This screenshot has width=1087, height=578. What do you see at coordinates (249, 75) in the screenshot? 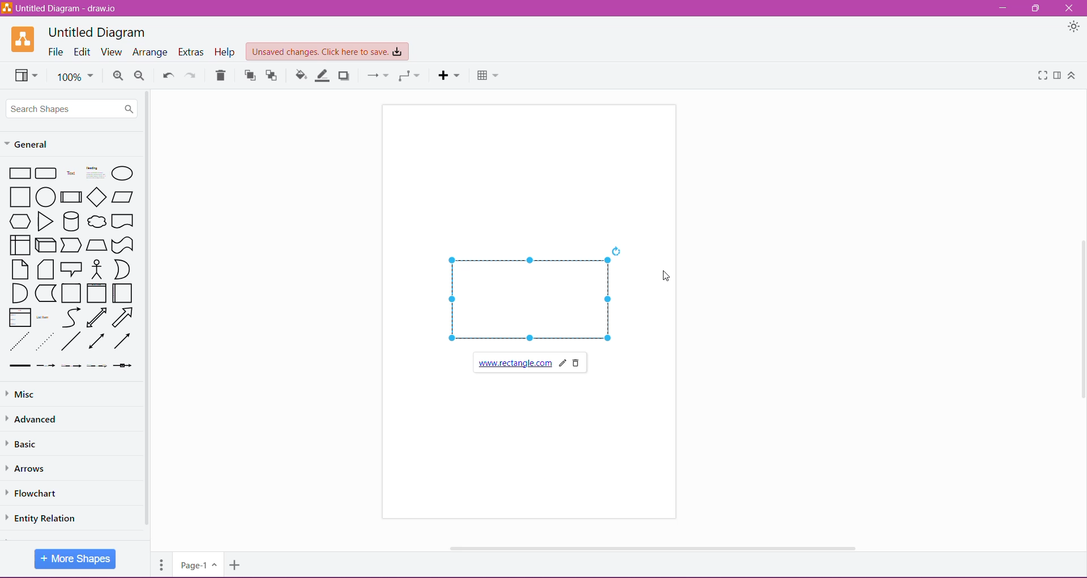
I see `To Front` at bounding box center [249, 75].